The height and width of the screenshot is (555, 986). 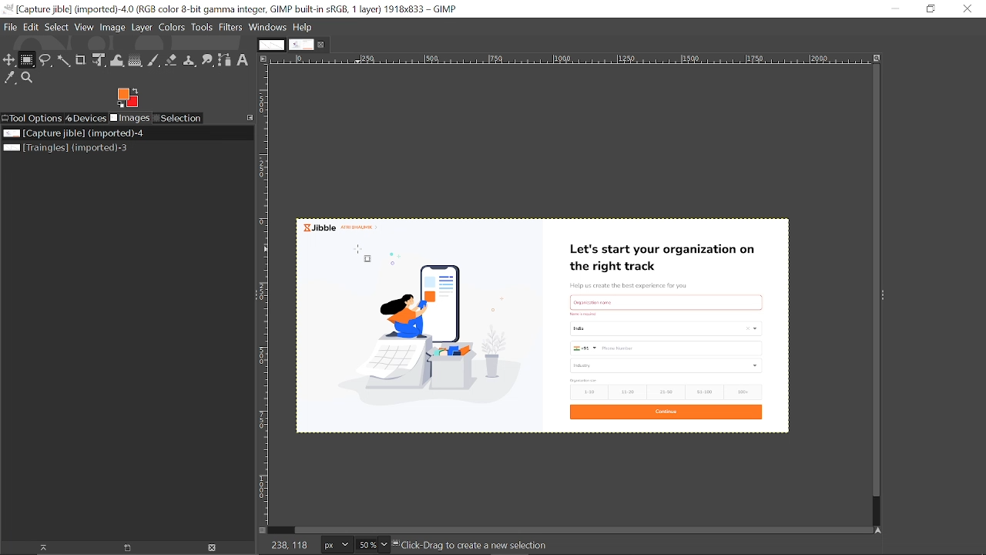 What do you see at coordinates (127, 98) in the screenshot?
I see `The active foreground color` at bounding box center [127, 98].